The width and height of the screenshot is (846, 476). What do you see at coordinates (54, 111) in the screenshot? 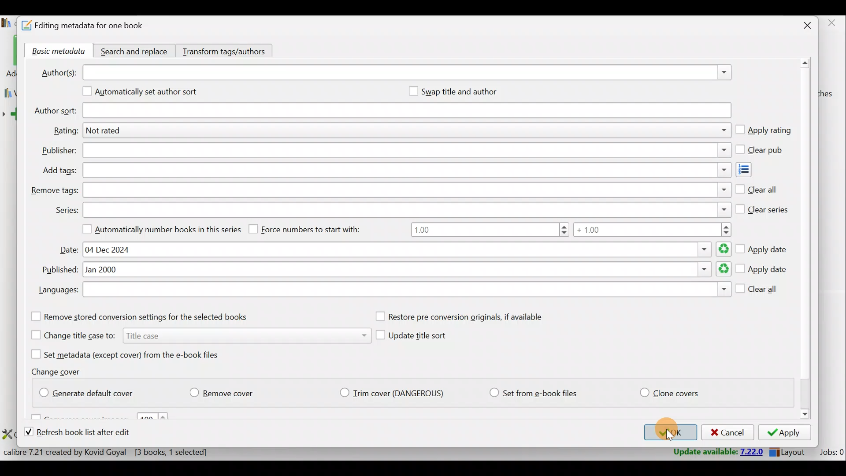
I see `Author sort:` at bounding box center [54, 111].